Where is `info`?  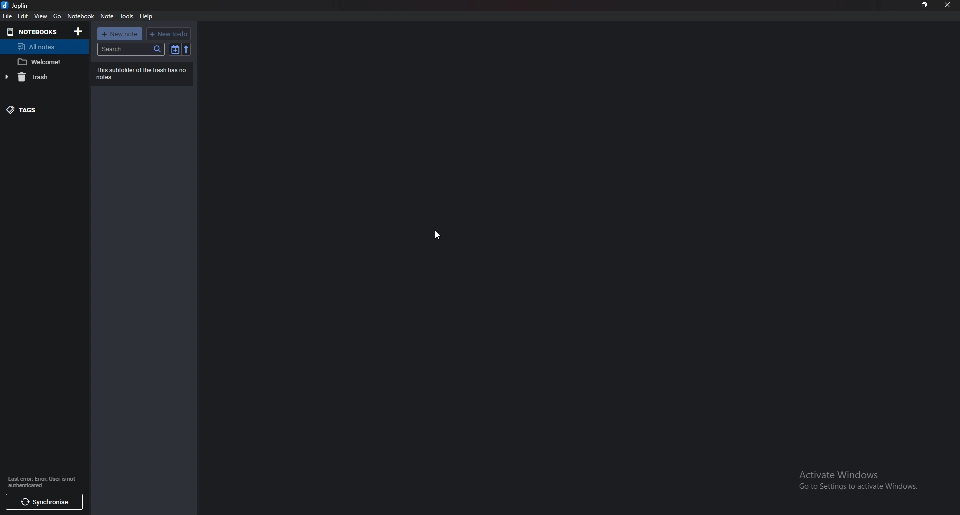
info is located at coordinates (43, 480).